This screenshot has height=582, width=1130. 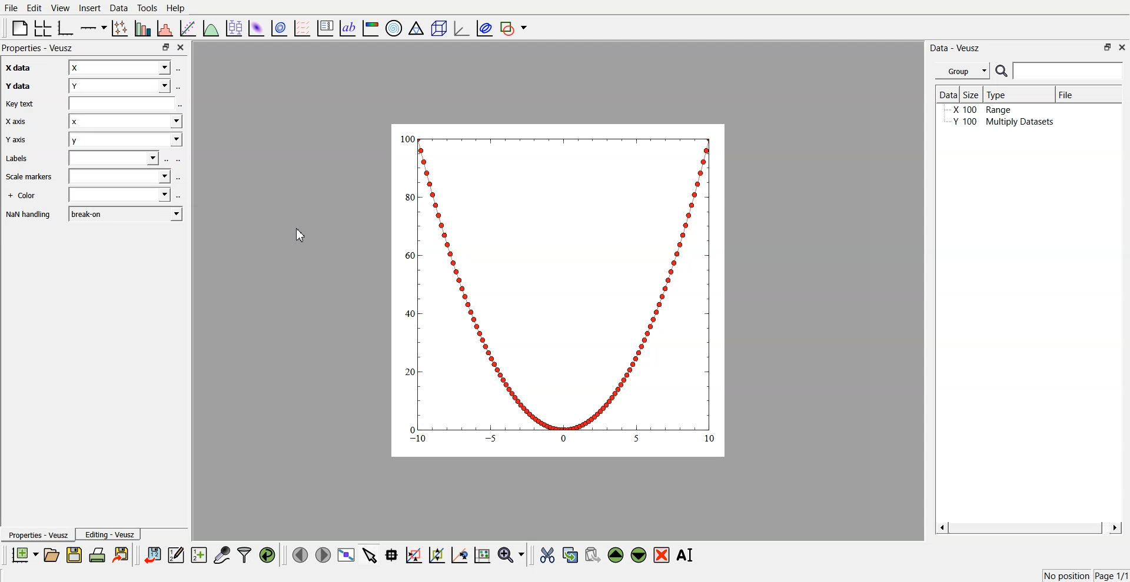 What do you see at coordinates (484, 29) in the screenshot?
I see `plot covariance ellipses` at bounding box center [484, 29].